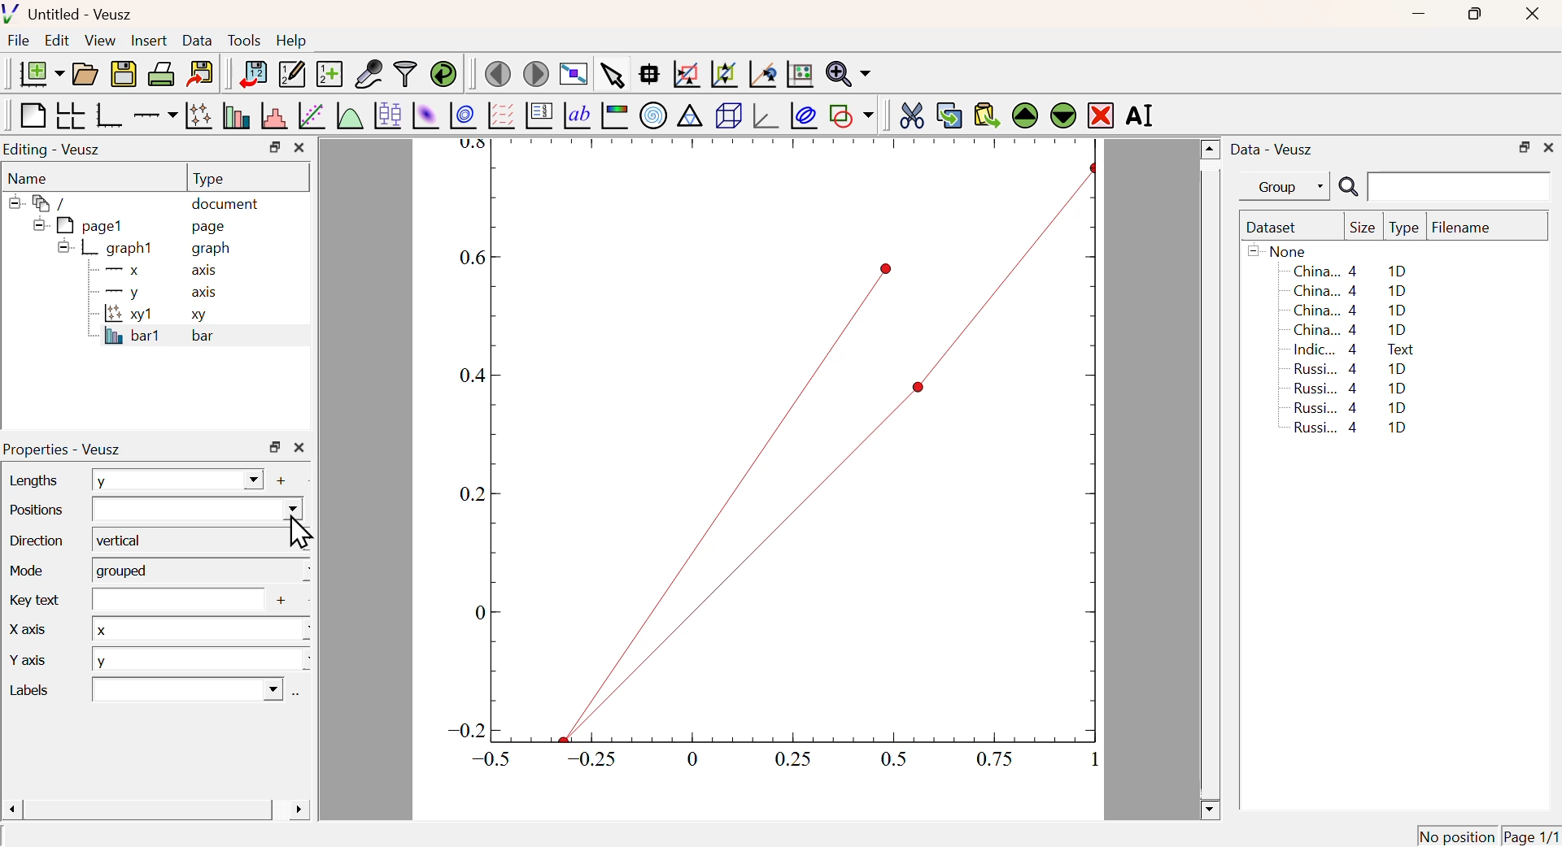 The height and width of the screenshot is (847, 1562). What do you see at coordinates (36, 662) in the screenshot?
I see `Y axis` at bounding box center [36, 662].